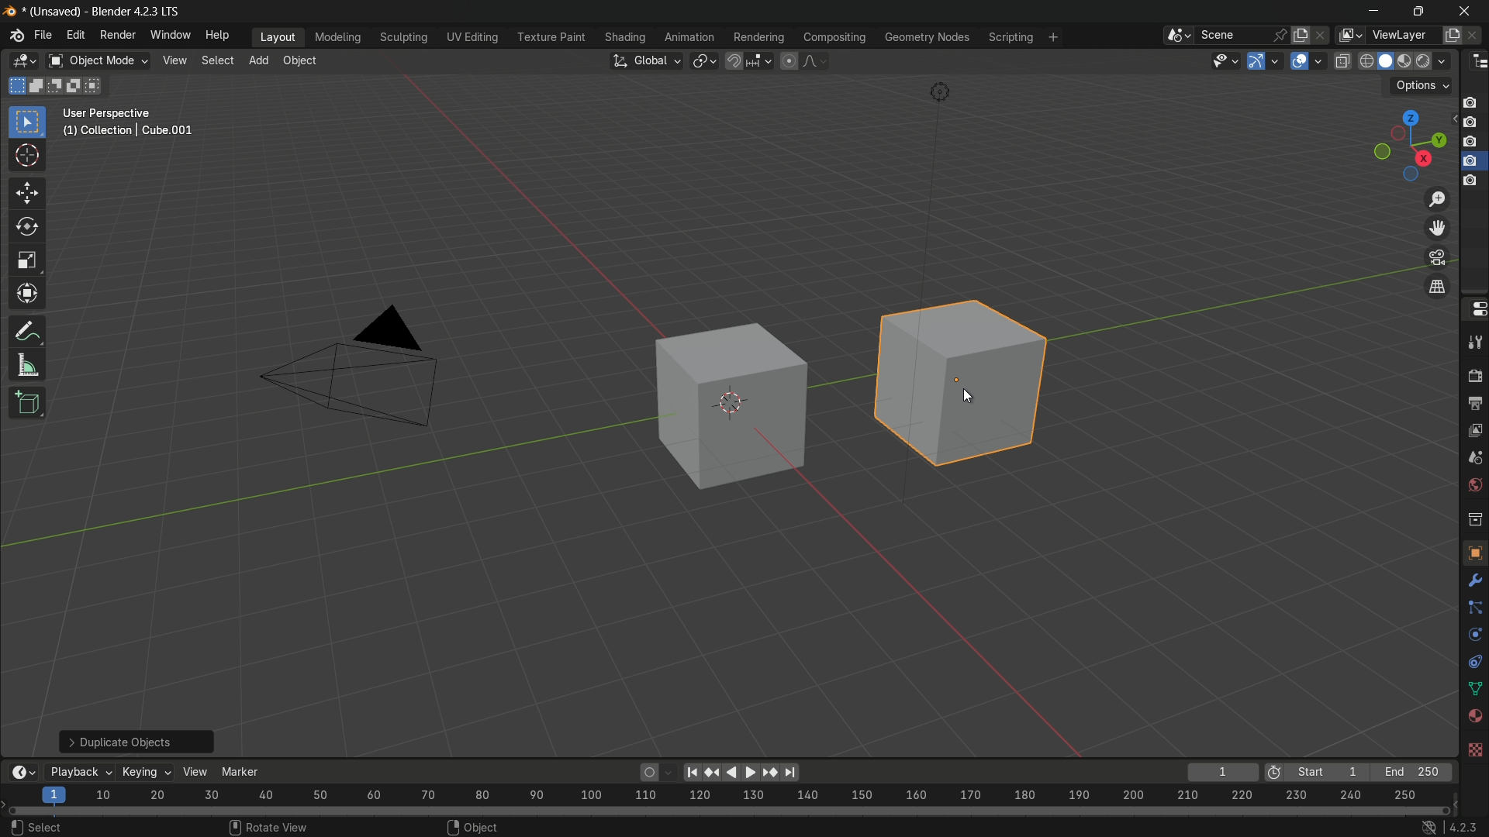 The height and width of the screenshot is (837, 1489). What do you see at coordinates (136, 14) in the screenshot?
I see `app name` at bounding box center [136, 14].